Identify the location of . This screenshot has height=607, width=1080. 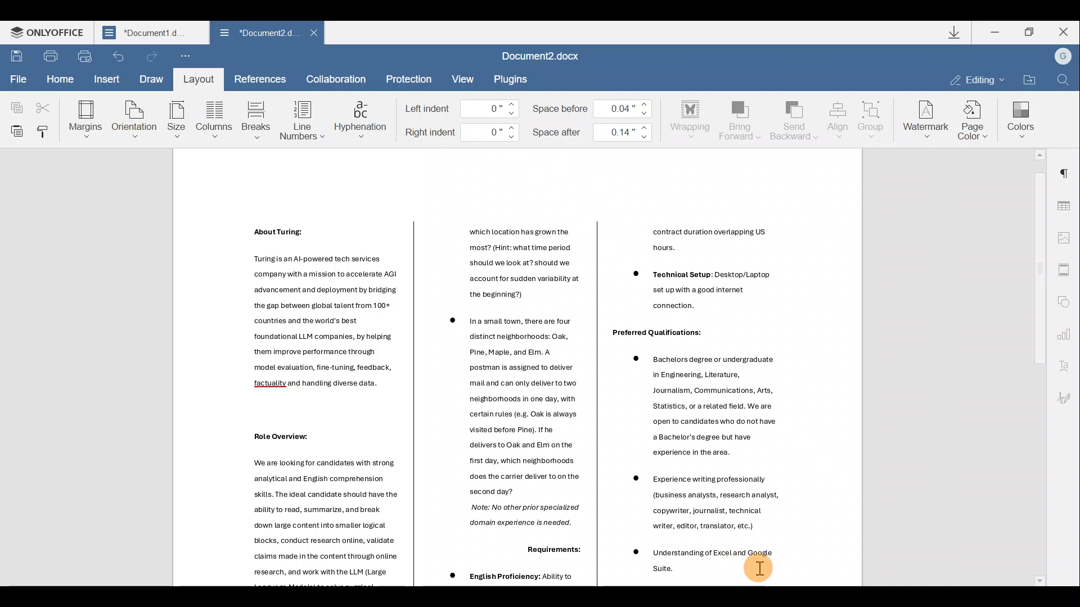
(315, 520).